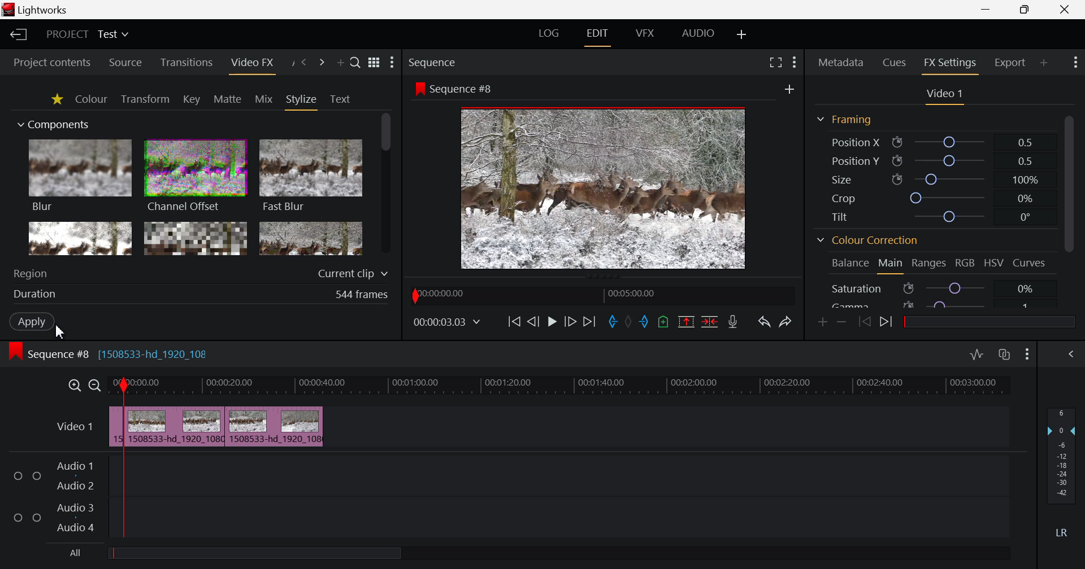  What do you see at coordinates (1044, 62) in the screenshot?
I see `Add Panel` at bounding box center [1044, 62].